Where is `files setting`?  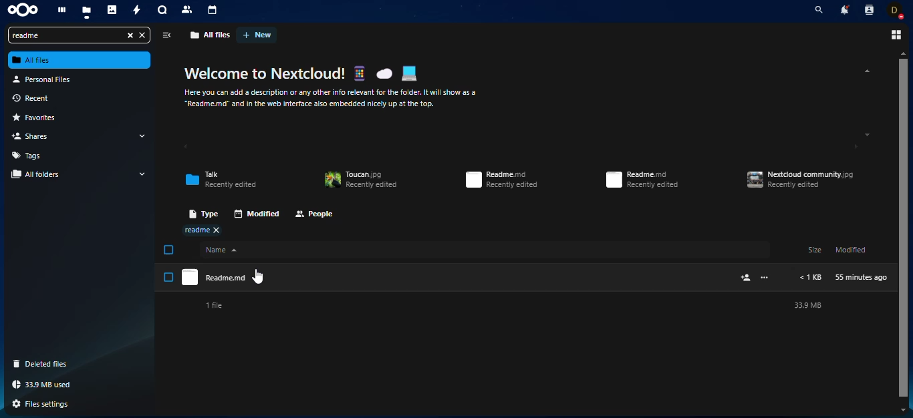
files setting is located at coordinates (45, 405).